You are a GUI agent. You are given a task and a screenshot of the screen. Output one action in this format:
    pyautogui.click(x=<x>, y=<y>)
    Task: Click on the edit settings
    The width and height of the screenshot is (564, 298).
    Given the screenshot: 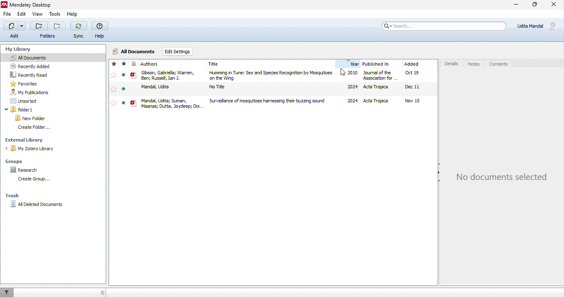 What is the action you would take?
    pyautogui.click(x=180, y=51)
    